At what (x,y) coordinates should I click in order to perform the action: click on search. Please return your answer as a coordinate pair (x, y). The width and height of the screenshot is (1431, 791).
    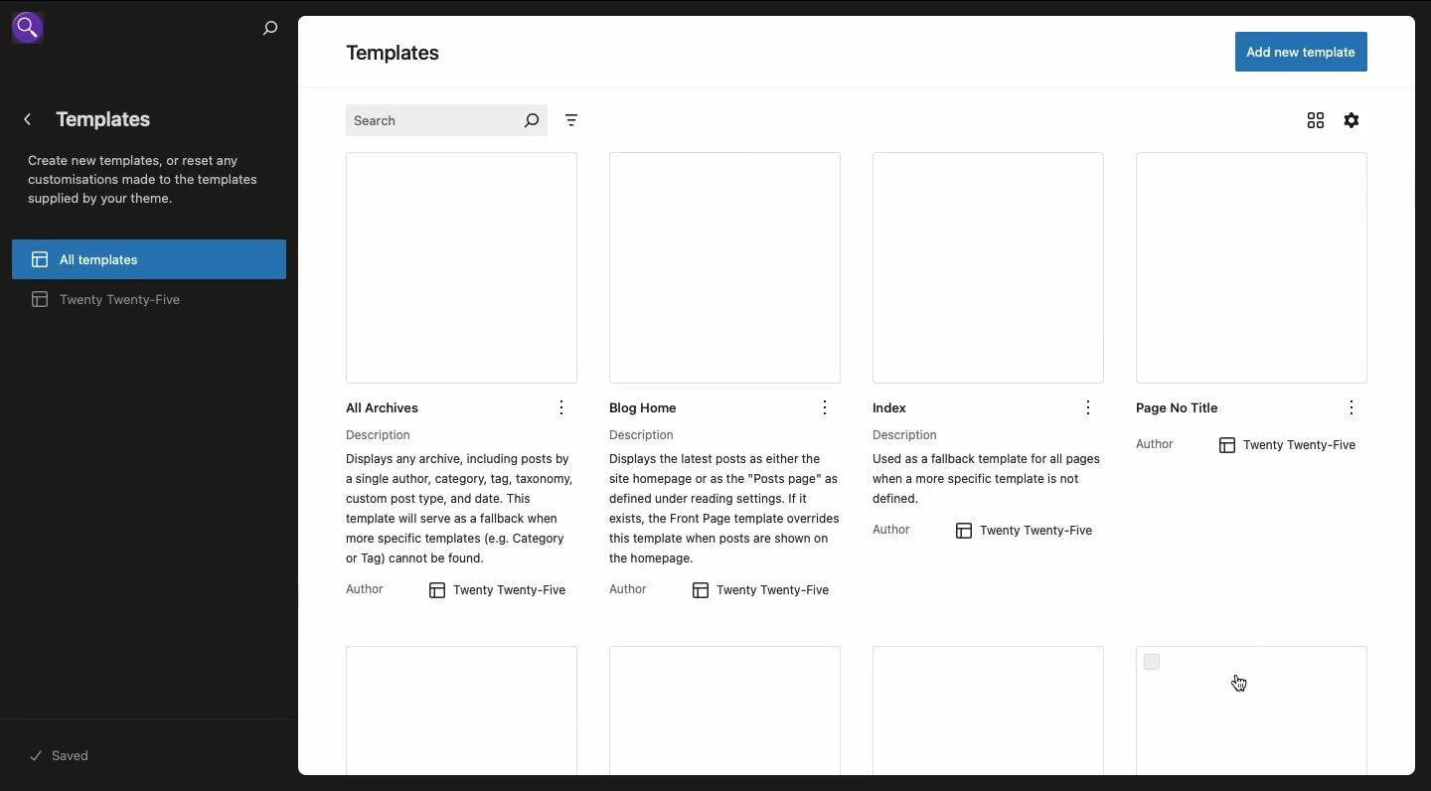
    Looking at the image, I should click on (266, 32).